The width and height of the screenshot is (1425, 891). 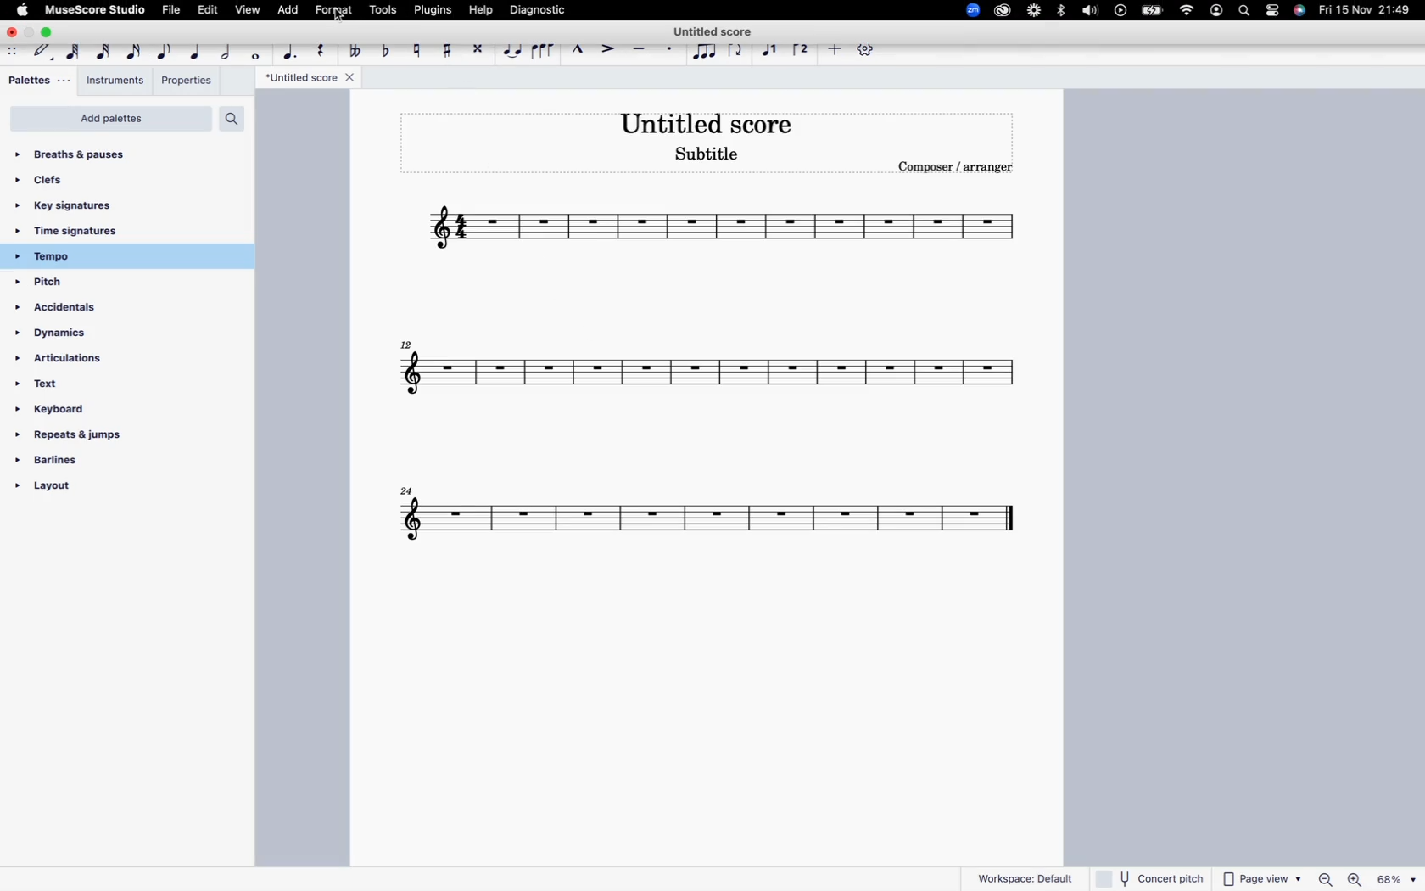 What do you see at coordinates (21, 9) in the screenshot?
I see `apple` at bounding box center [21, 9].